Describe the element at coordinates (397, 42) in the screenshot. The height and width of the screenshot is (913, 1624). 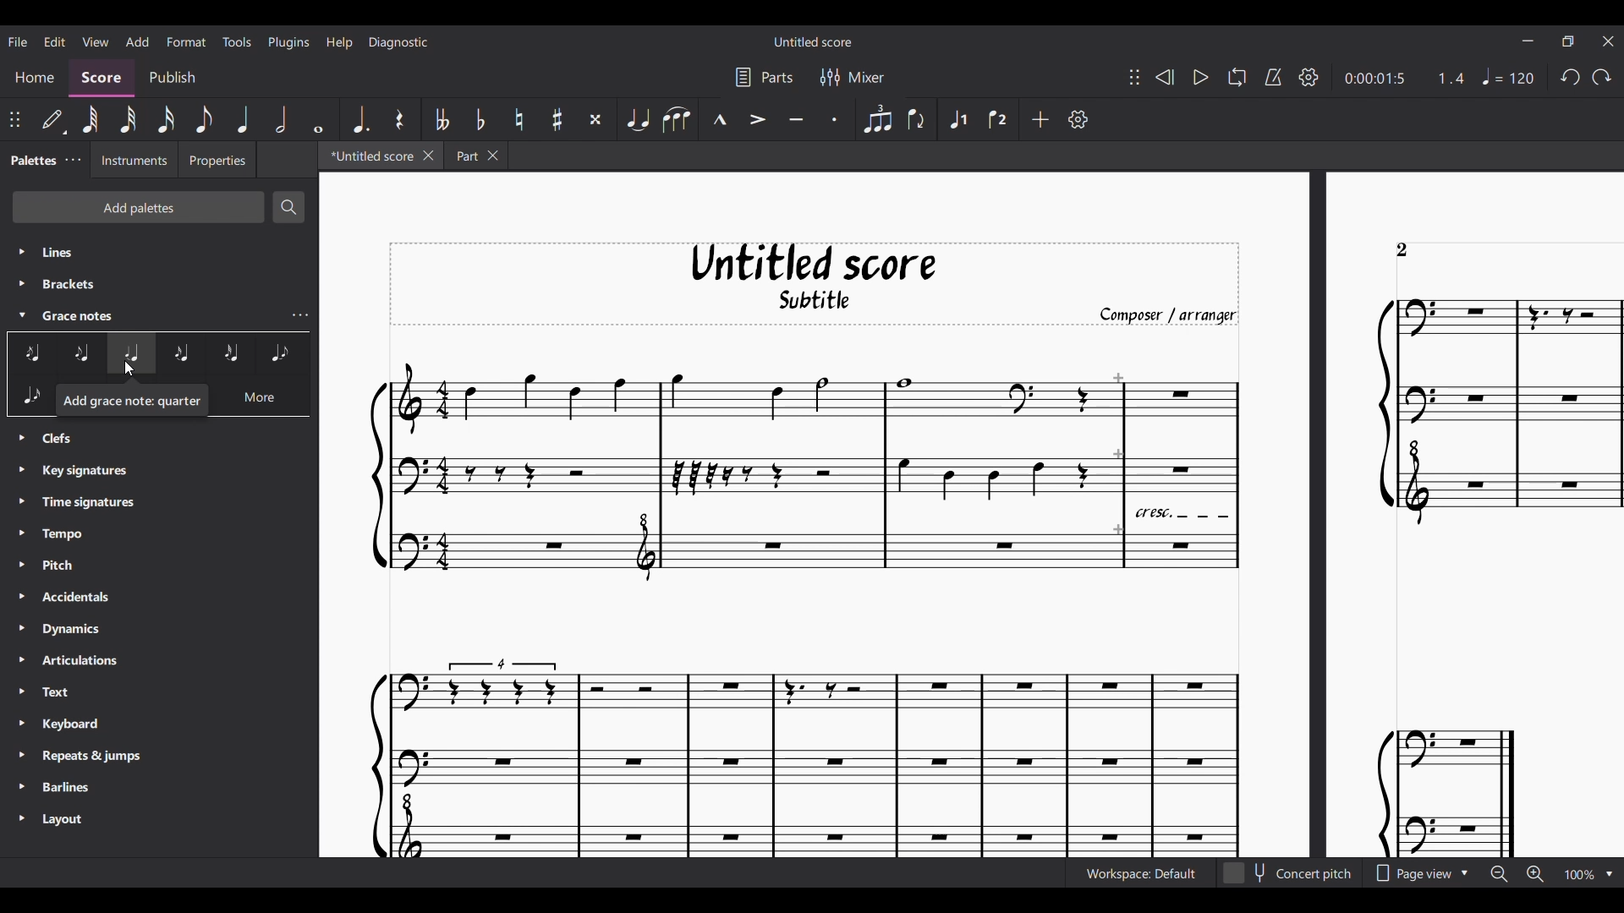
I see `Diagnostic menu` at that location.